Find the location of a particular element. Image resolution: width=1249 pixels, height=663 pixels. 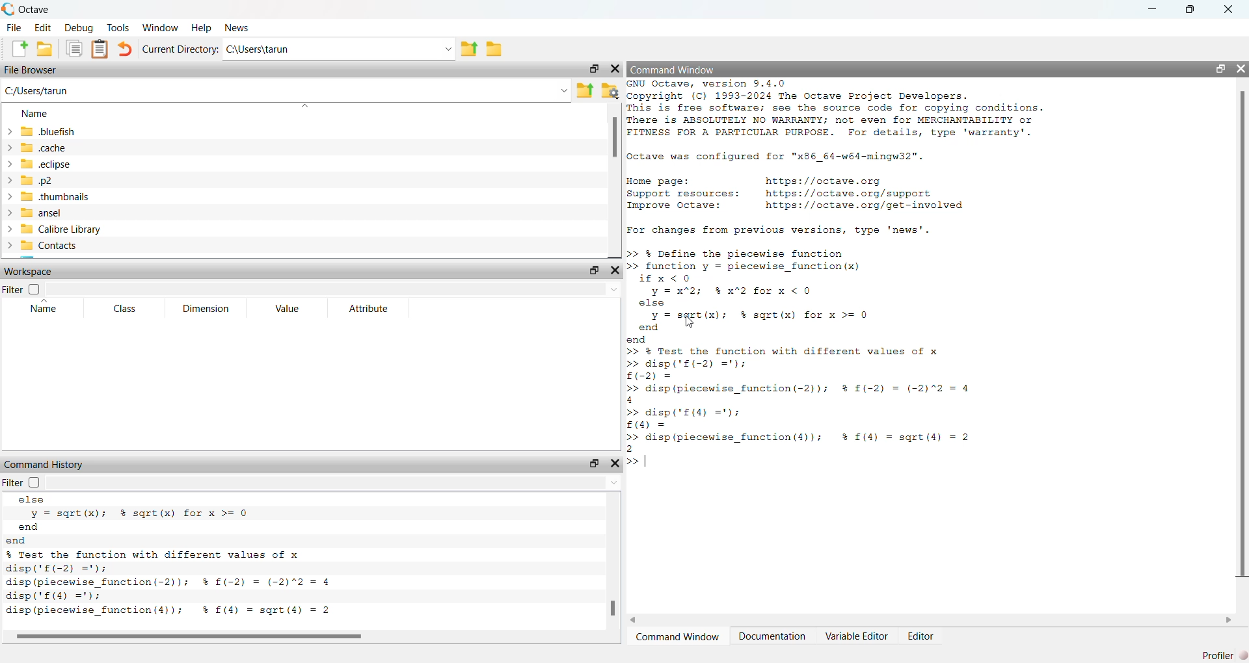

Current Directory: is located at coordinates (179, 49).